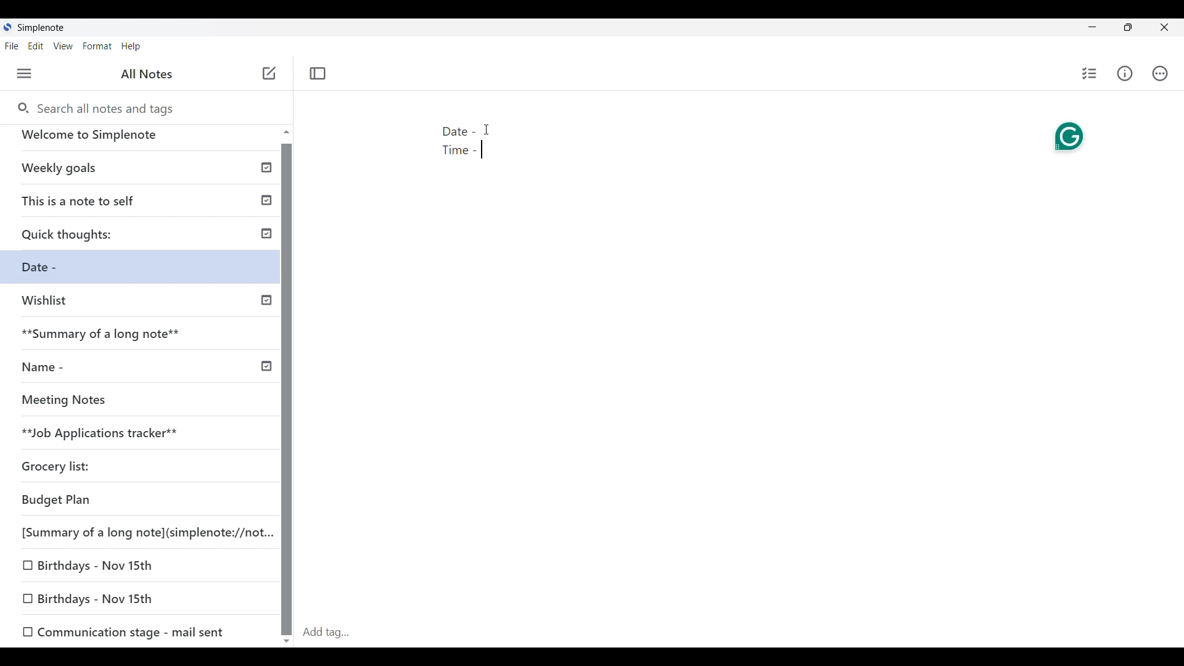 The height and width of the screenshot is (666, 1184). I want to click on Published note indicated by check icon, so click(147, 205).